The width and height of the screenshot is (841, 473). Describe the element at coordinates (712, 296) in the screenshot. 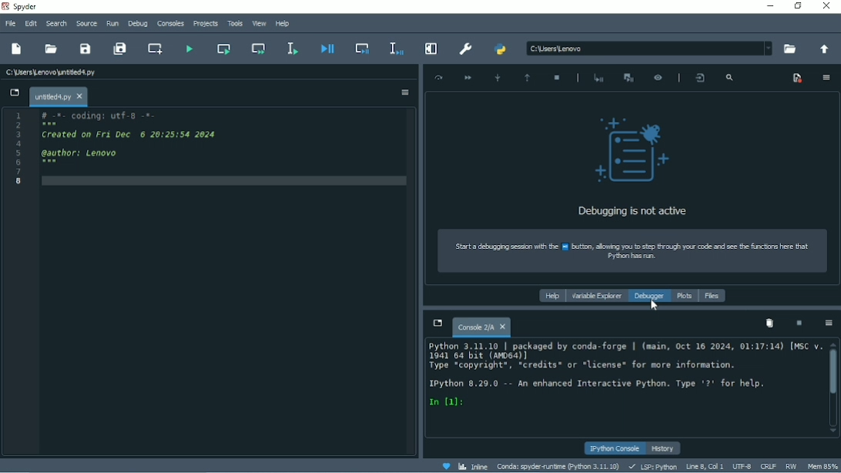

I see `Files` at that location.